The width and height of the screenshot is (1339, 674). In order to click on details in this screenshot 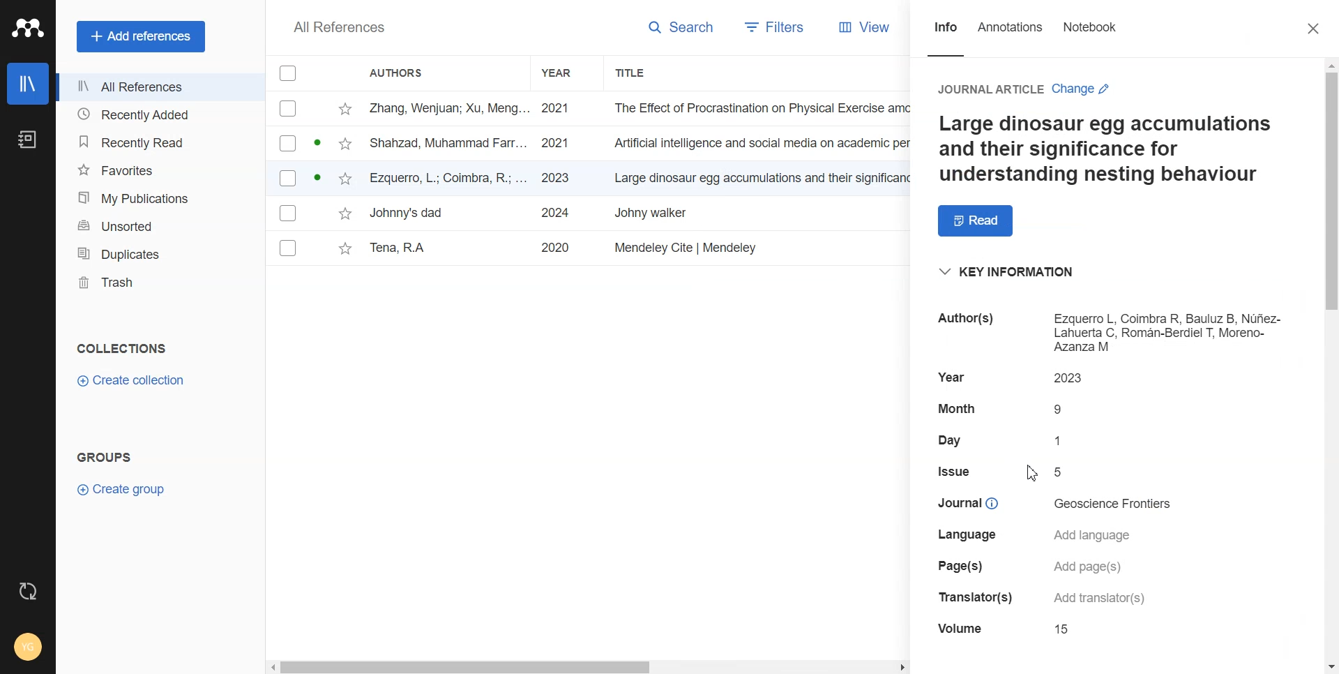, I will do `click(1103, 598)`.